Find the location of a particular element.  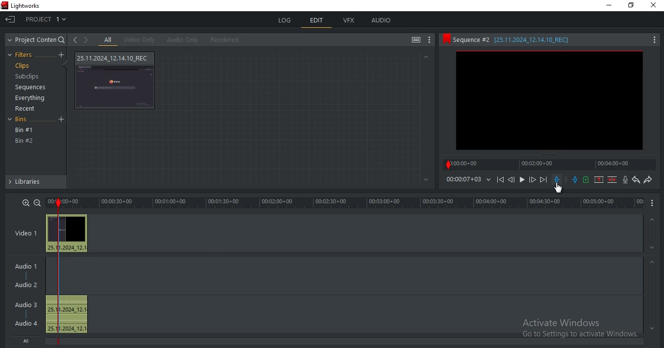

Previous is located at coordinates (511, 179).